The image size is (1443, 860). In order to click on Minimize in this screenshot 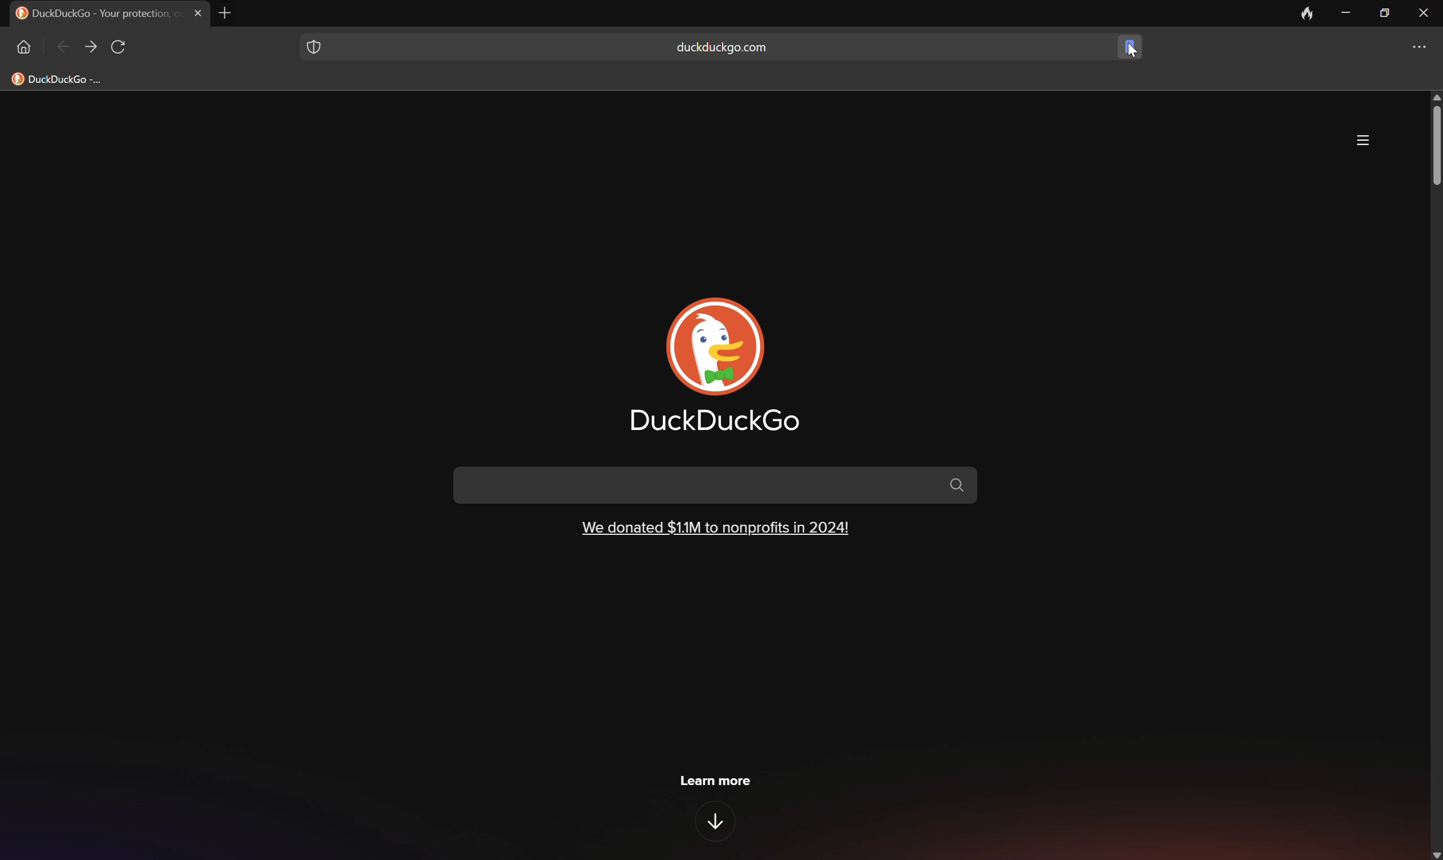, I will do `click(1349, 13)`.